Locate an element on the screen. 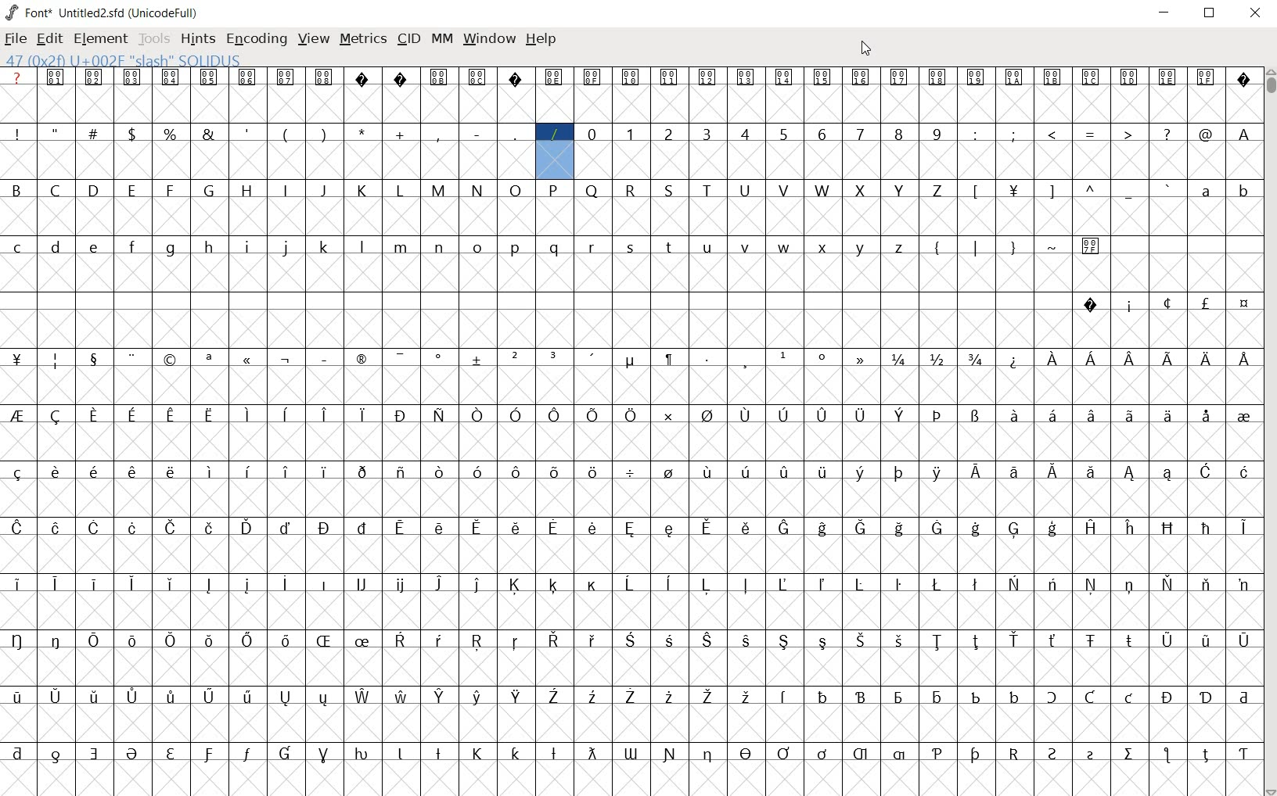 This screenshot has height=796, width=1277. glyph is located at coordinates (401, 473).